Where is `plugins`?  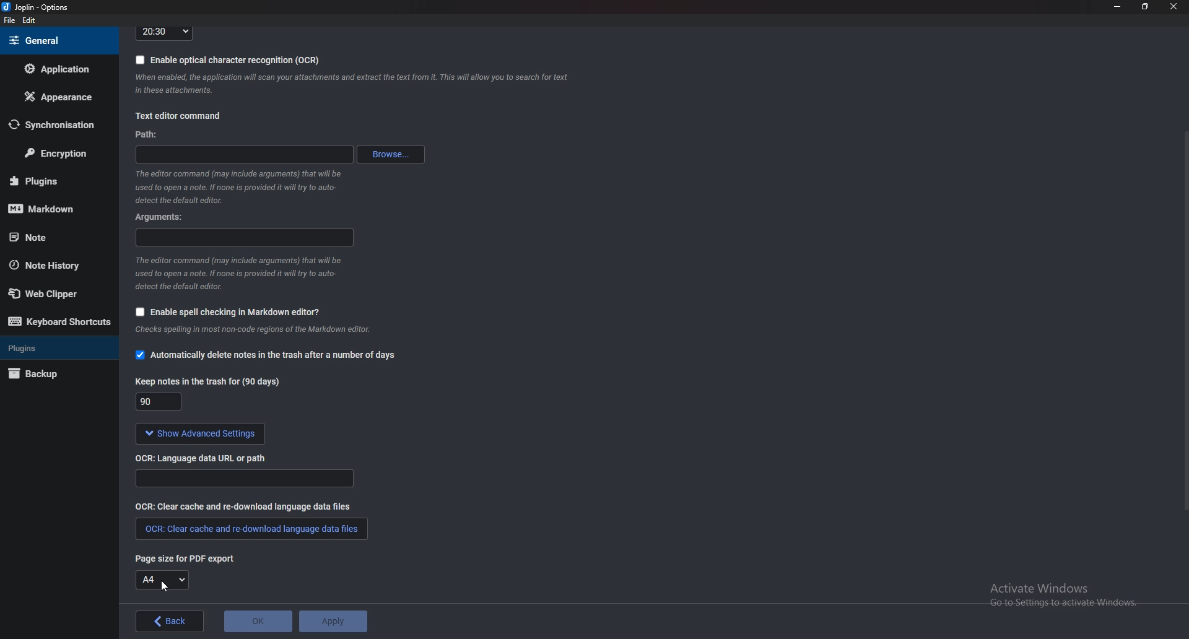
plugins is located at coordinates (56, 347).